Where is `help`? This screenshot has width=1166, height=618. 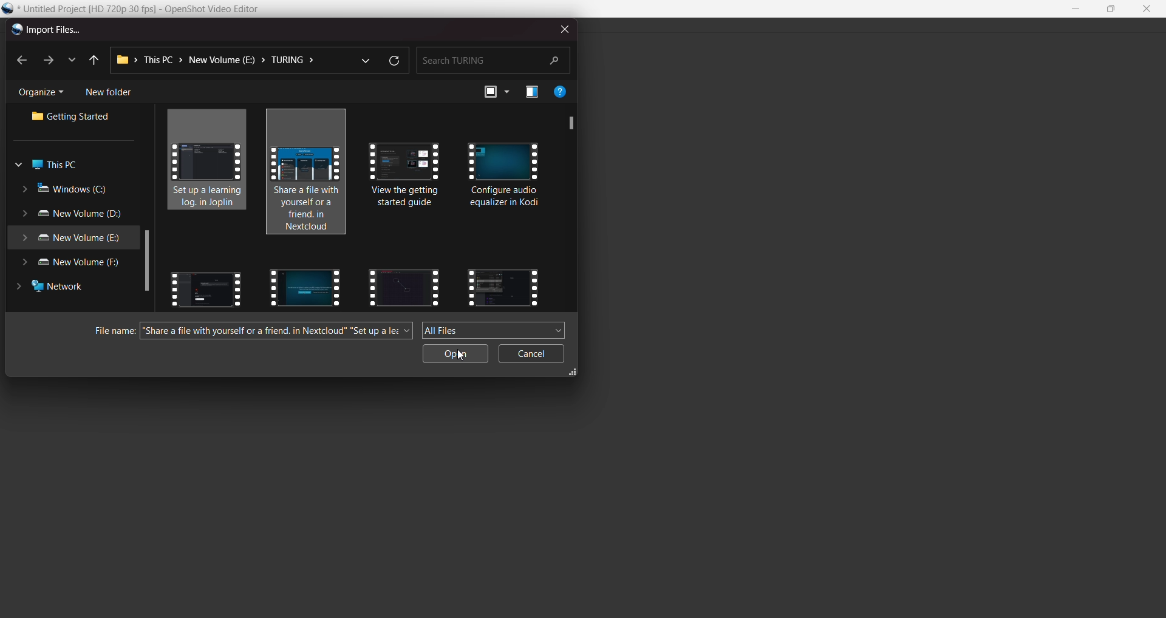 help is located at coordinates (561, 91).